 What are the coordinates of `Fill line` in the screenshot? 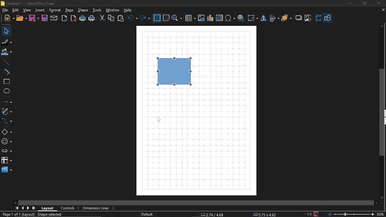 It's located at (7, 42).